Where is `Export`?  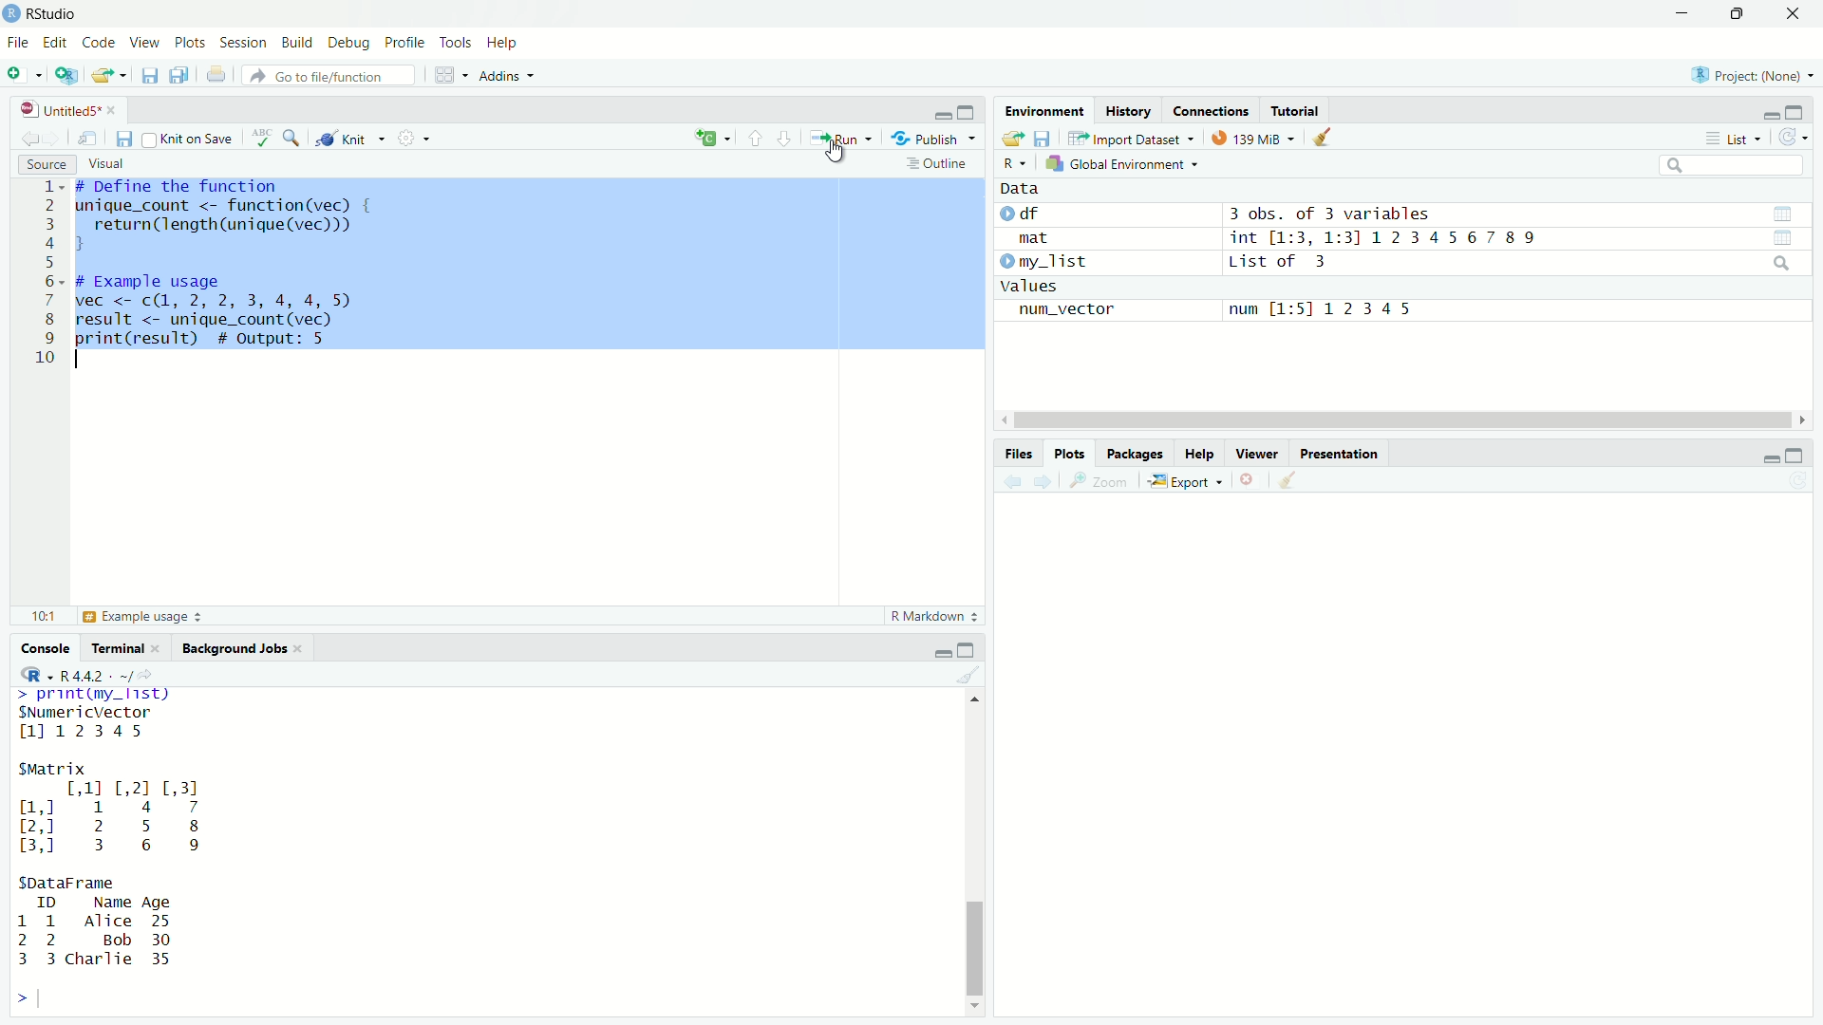
Export is located at coordinates (1184, 482).